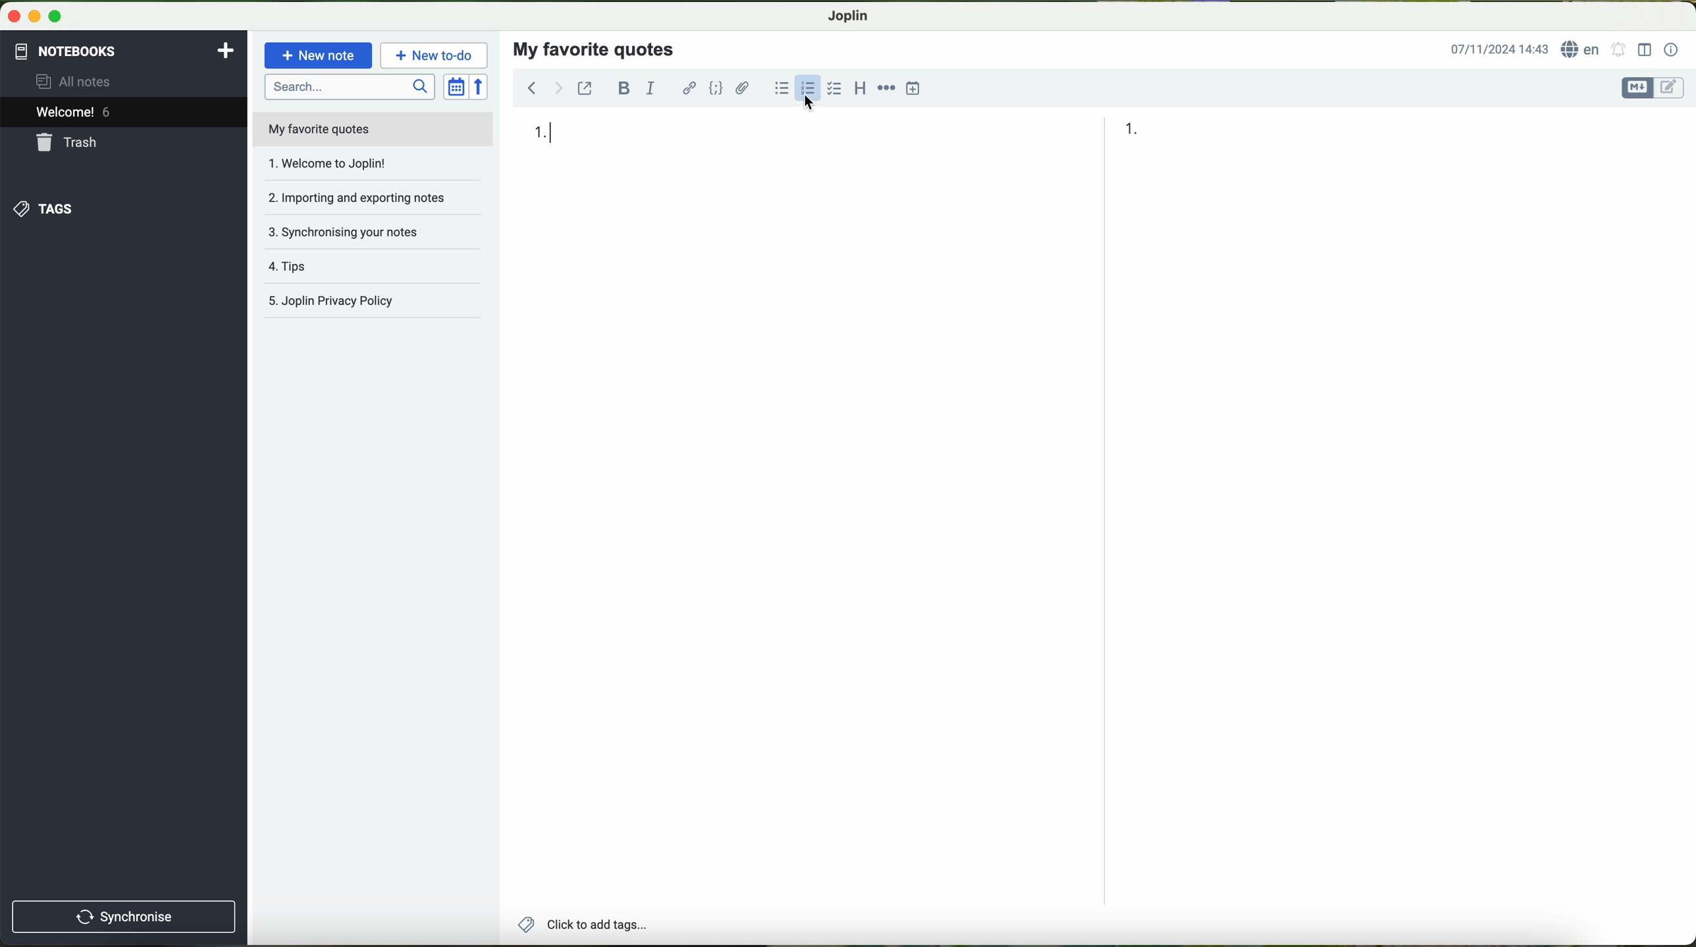  Describe the element at coordinates (367, 302) in the screenshot. I see `Joplin privacy policy` at that location.